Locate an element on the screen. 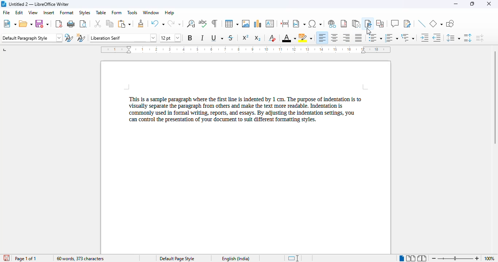  insert special characters is located at coordinates (315, 24).